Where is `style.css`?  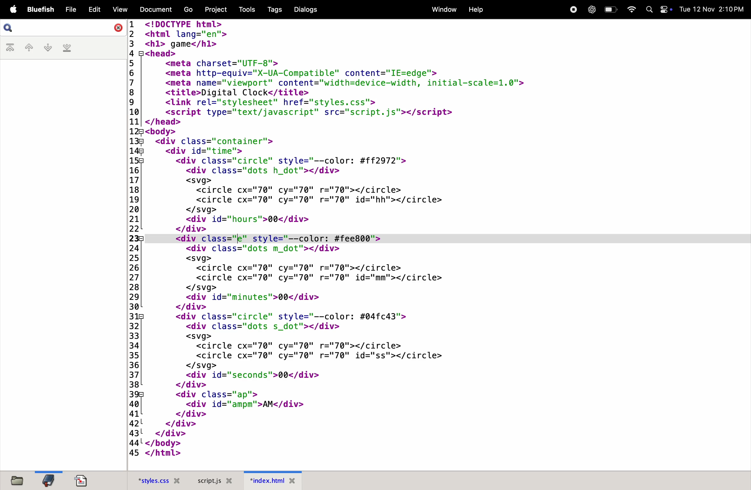
style.css is located at coordinates (160, 480).